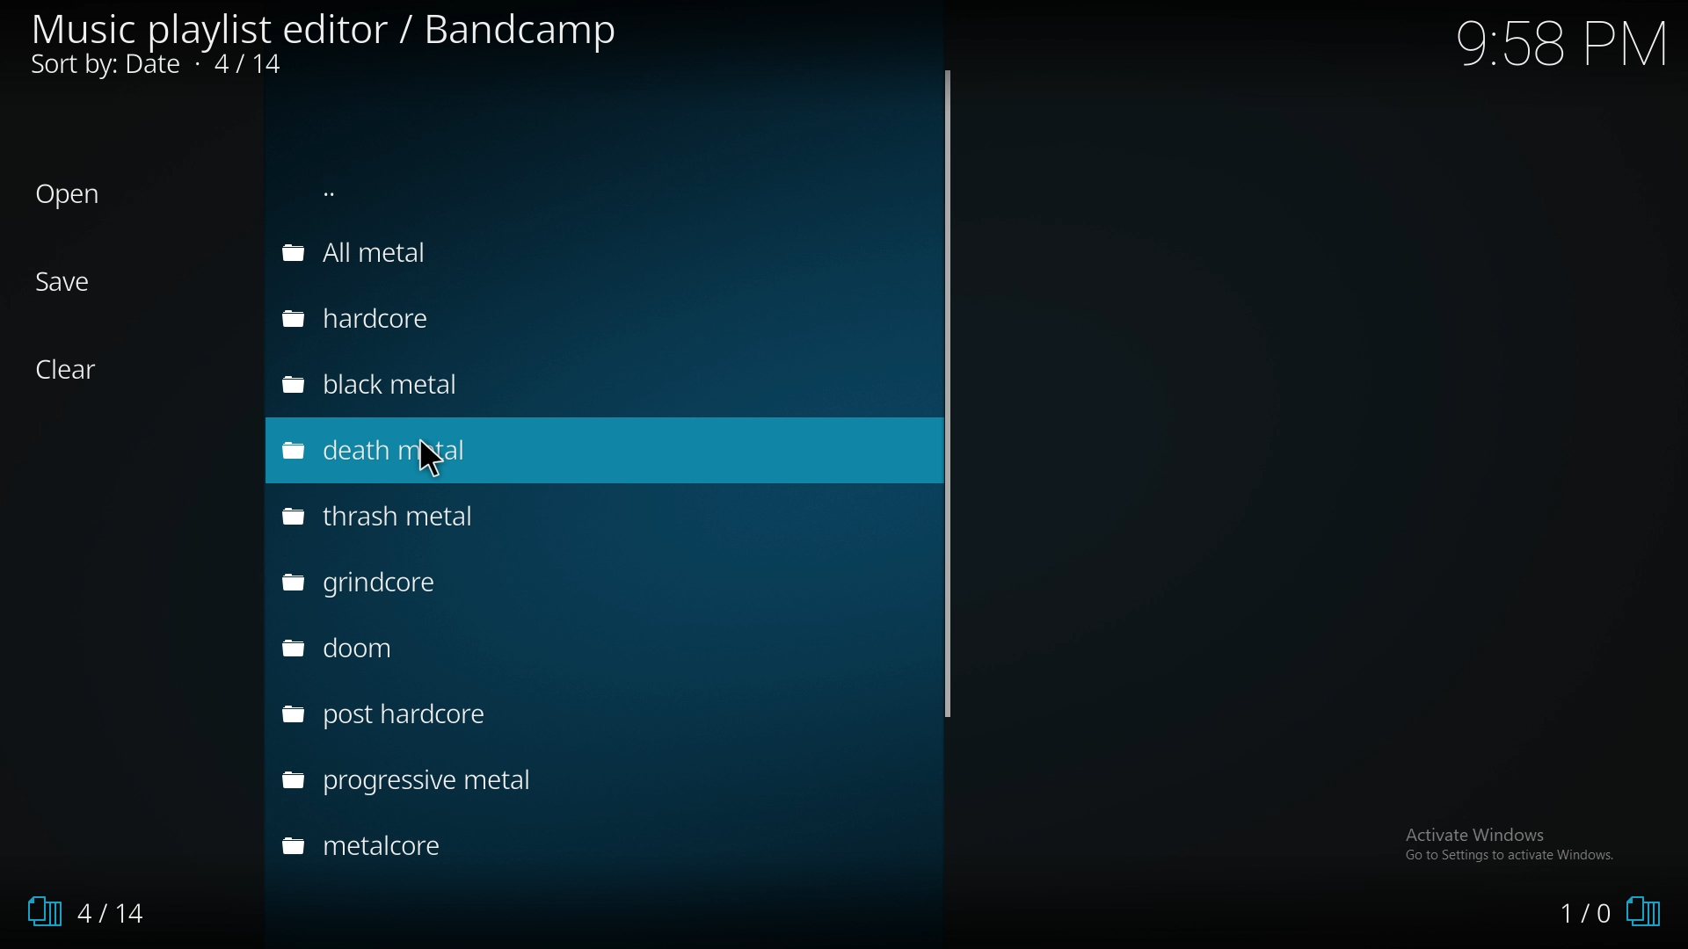 The image size is (1688, 949). What do you see at coordinates (418, 588) in the screenshot?
I see `music genre` at bounding box center [418, 588].